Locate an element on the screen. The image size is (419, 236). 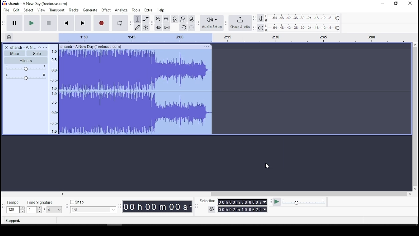
Stopped is located at coordinates (13, 221).